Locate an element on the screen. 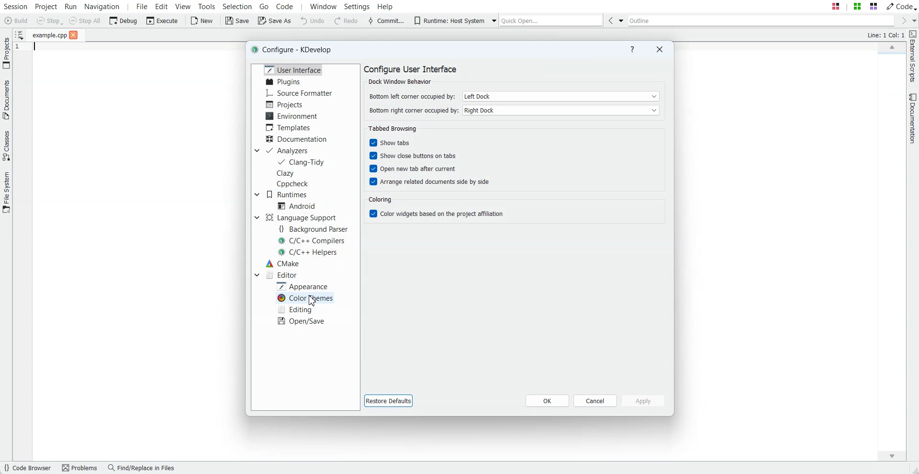 This screenshot has height=474, width=919. Enable Open new tab after current is located at coordinates (411, 169).